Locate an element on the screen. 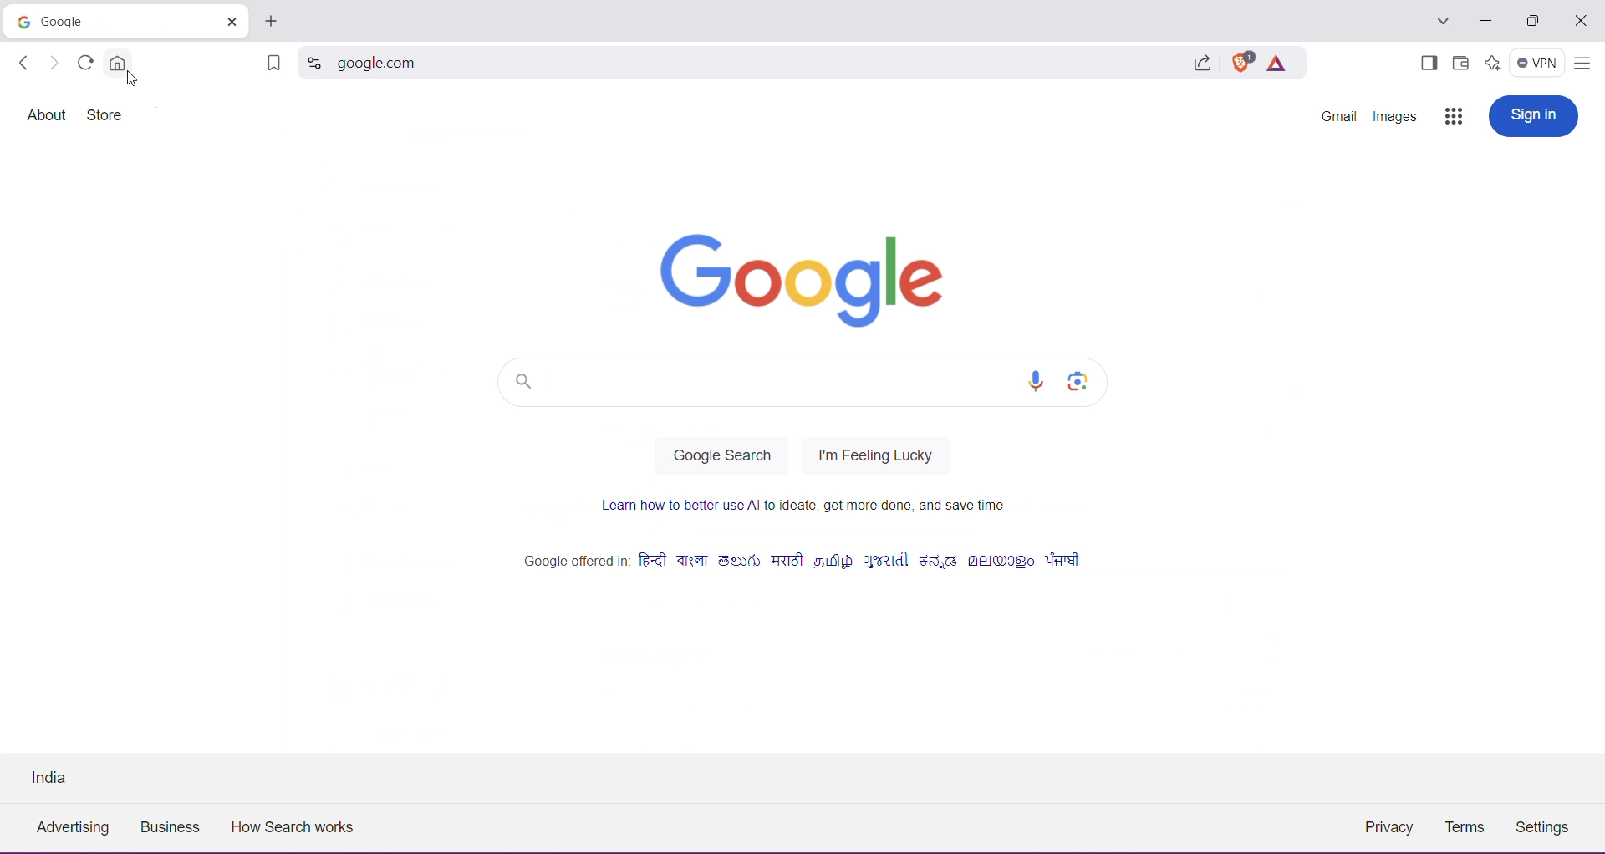  Close Tab is located at coordinates (228, 21).